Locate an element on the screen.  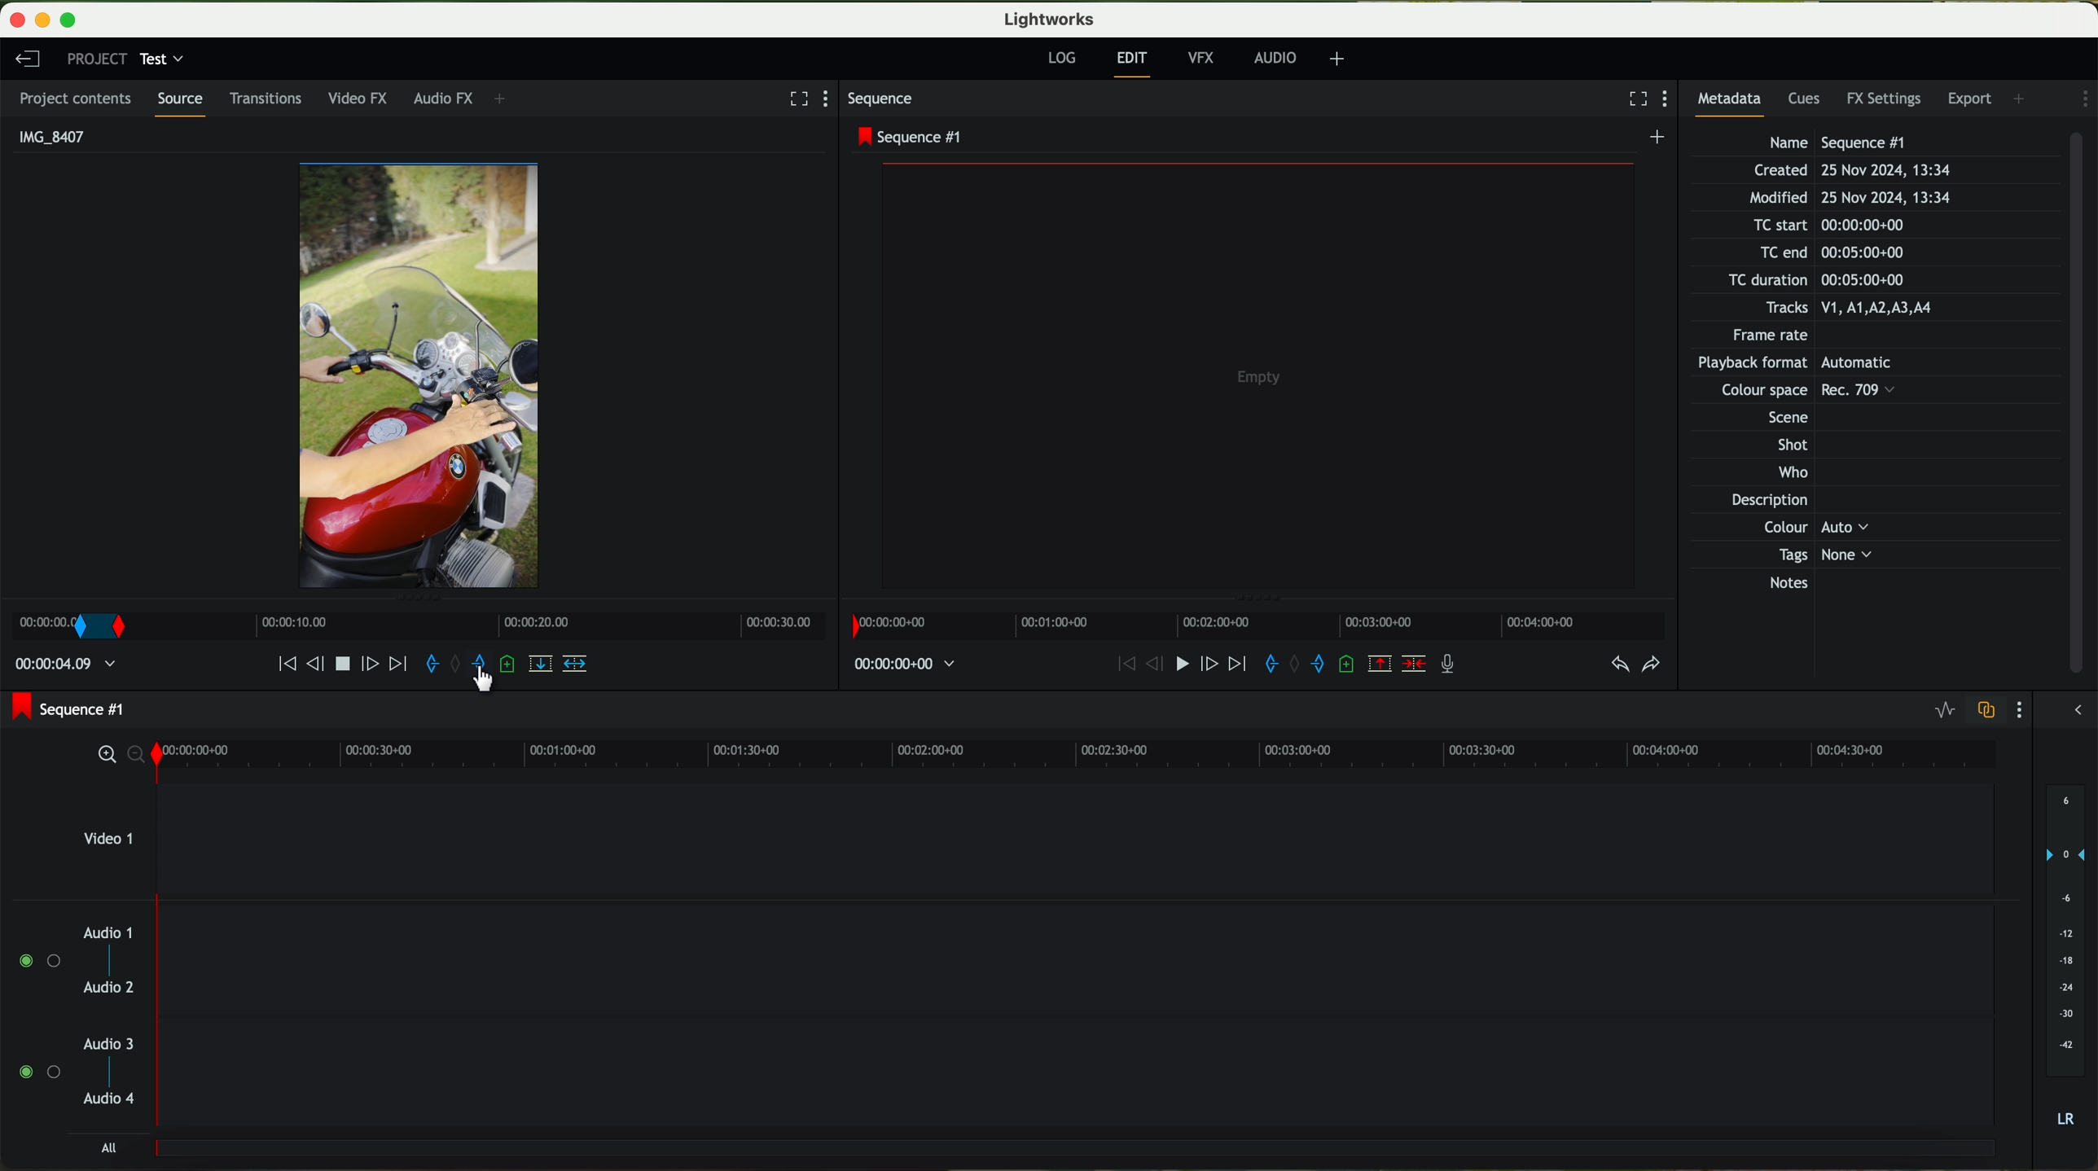
video preview is located at coordinates (1258, 374).